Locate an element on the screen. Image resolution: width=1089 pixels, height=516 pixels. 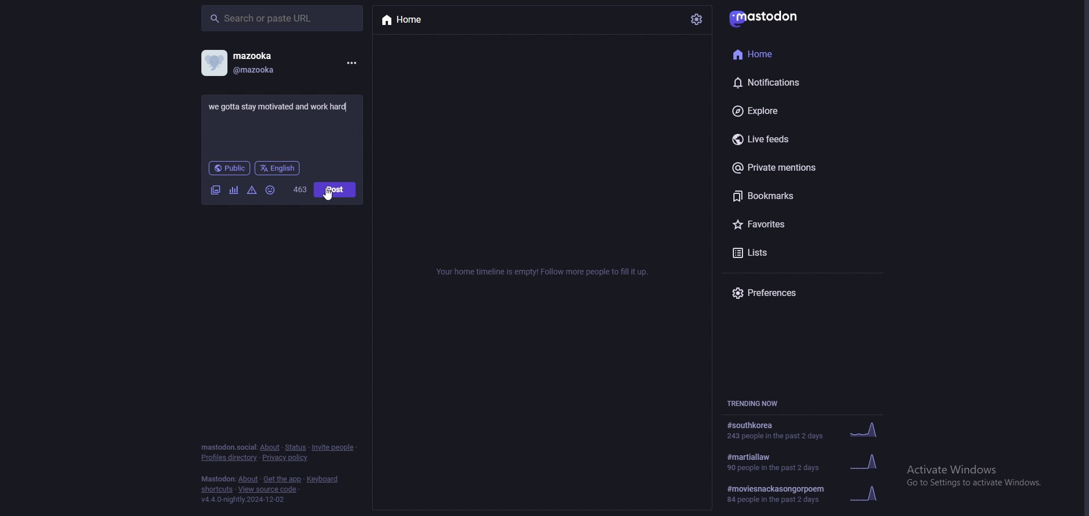
english is located at coordinates (278, 168).